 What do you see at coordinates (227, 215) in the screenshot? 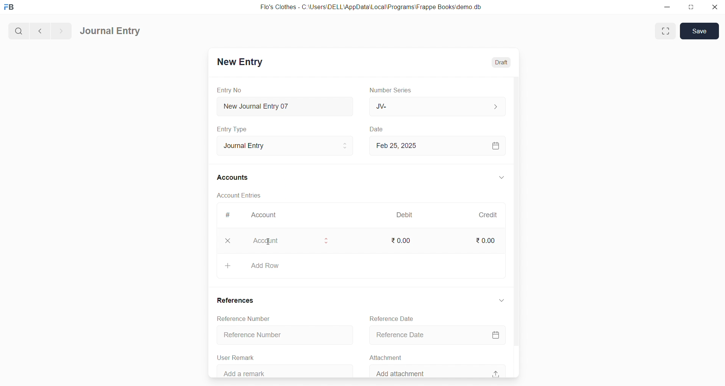
I see `#` at bounding box center [227, 215].